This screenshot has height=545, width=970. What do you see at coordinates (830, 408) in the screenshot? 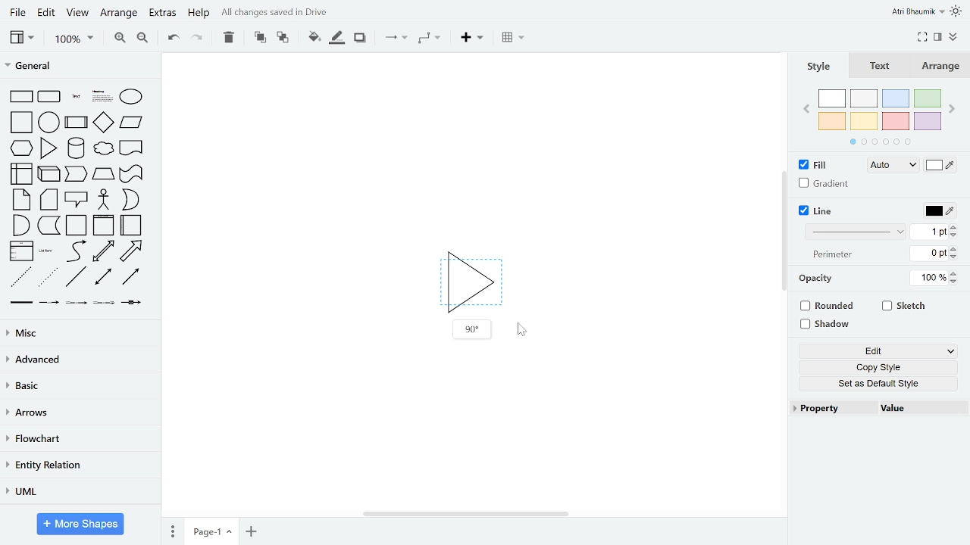
I see `property` at bounding box center [830, 408].